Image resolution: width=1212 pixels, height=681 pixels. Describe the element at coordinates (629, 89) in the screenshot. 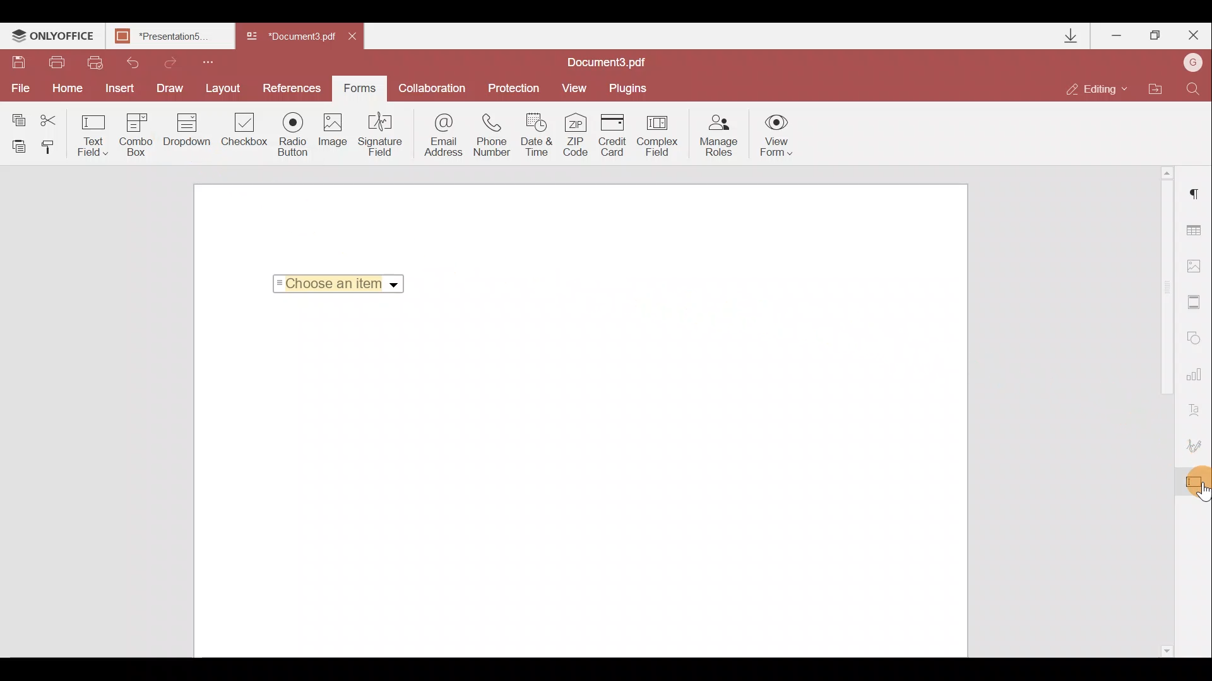

I see `Plugins` at that location.